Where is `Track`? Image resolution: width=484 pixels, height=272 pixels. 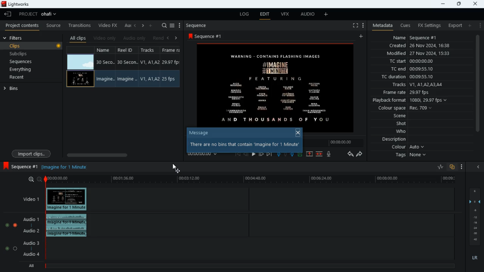
Track is located at coordinates (150, 62).